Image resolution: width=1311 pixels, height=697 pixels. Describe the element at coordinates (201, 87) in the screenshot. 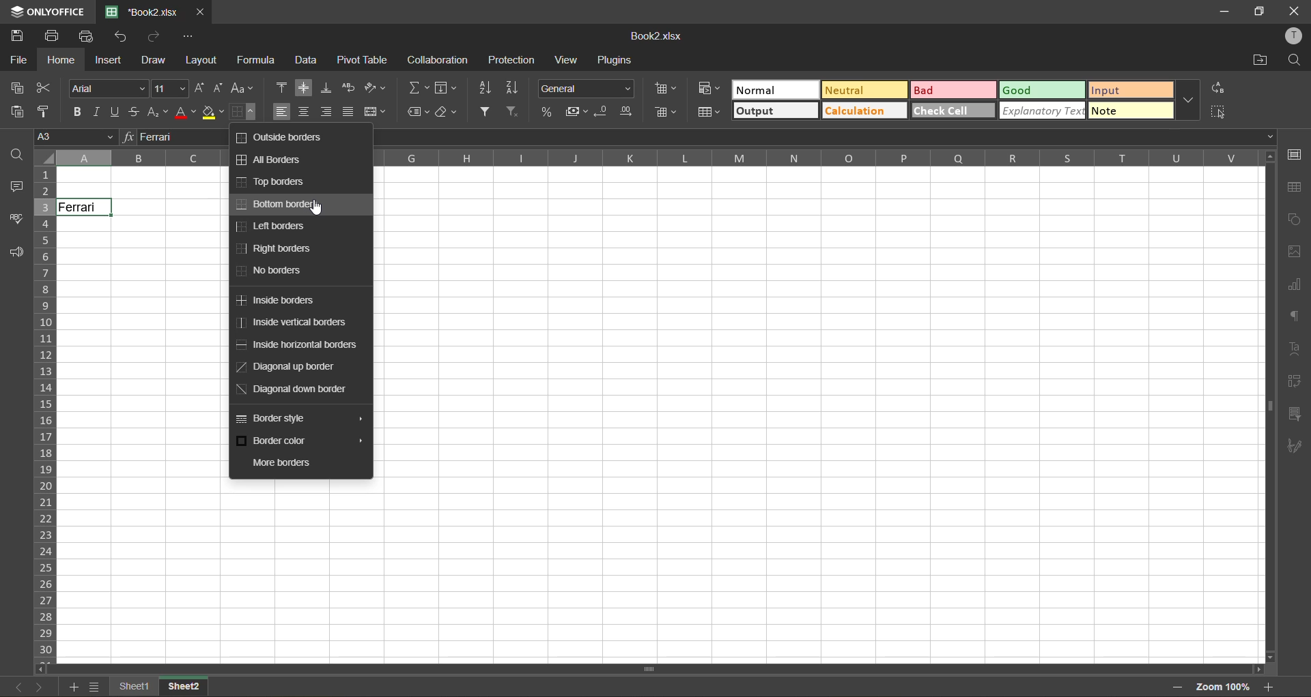

I see `increment size` at that location.